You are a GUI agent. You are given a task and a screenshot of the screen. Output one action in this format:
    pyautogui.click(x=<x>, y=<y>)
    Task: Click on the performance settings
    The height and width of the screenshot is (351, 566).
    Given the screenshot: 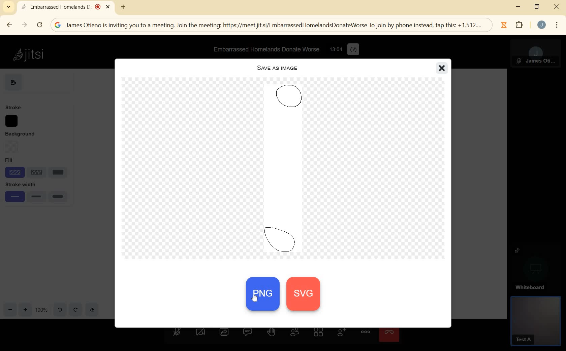 What is the action you would take?
    pyautogui.click(x=353, y=50)
    